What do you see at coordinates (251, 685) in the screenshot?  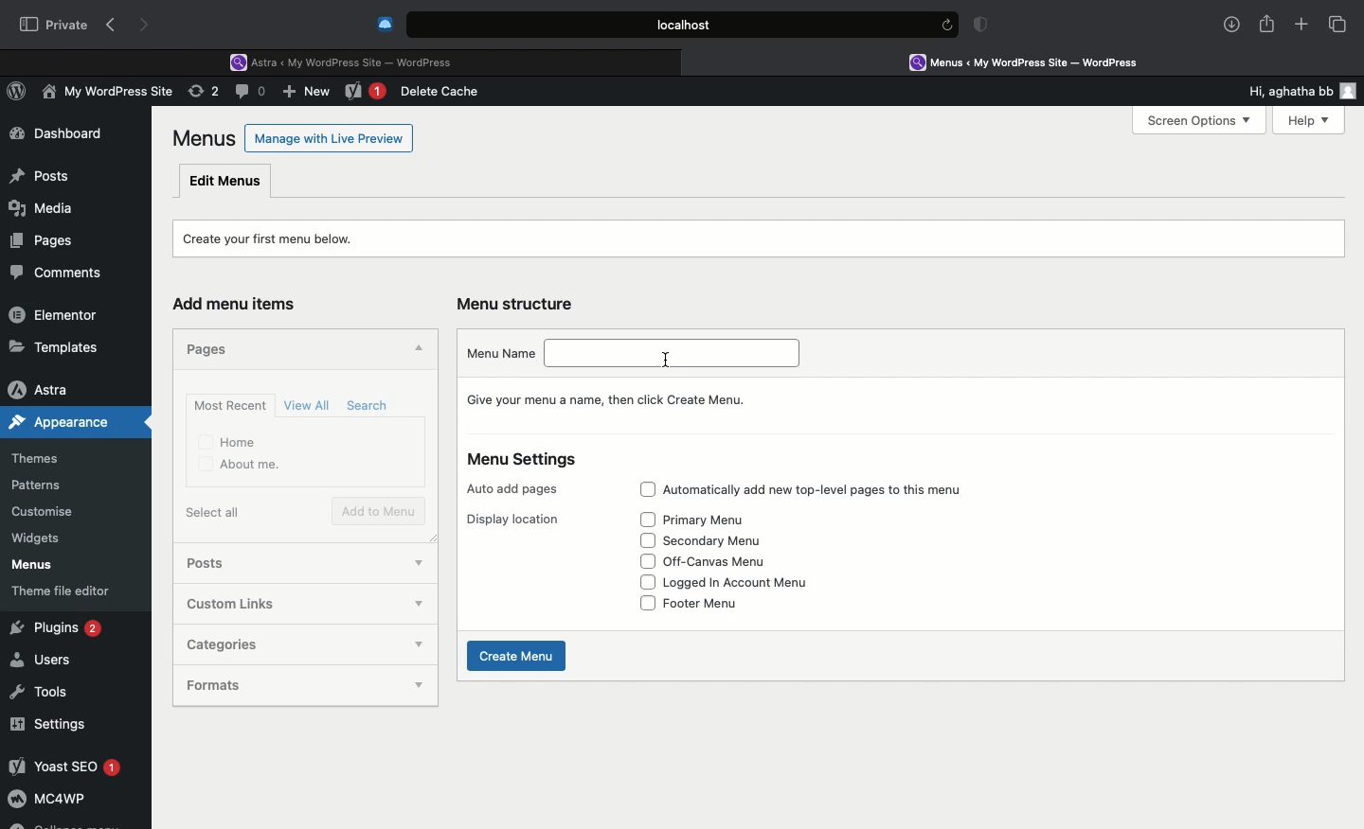 I see `Formats` at bounding box center [251, 685].